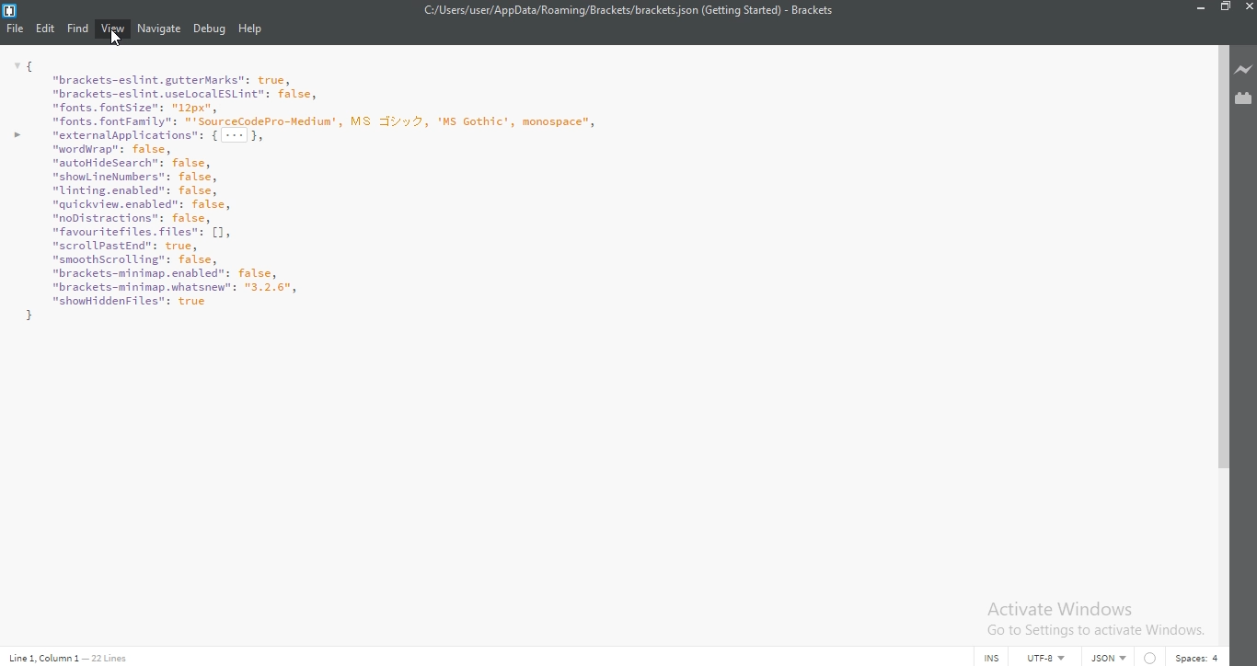 Image resolution: width=1257 pixels, height=666 pixels. Describe the element at coordinates (996, 658) in the screenshot. I see `INS` at that location.